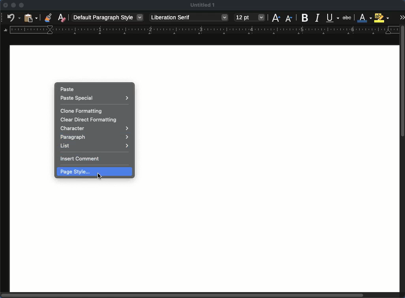 Image resolution: width=405 pixels, height=298 pixels. What do you see at coordinates (22, 5) in the screenshot?
I see `maximize` at bounding box center [22, 5].